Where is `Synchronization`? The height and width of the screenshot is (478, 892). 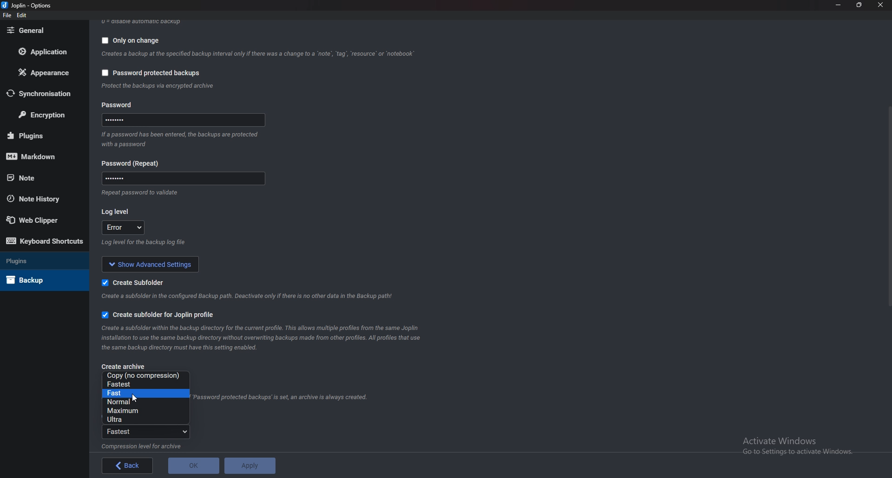
Synchronization is located at coordinates (45, 95).